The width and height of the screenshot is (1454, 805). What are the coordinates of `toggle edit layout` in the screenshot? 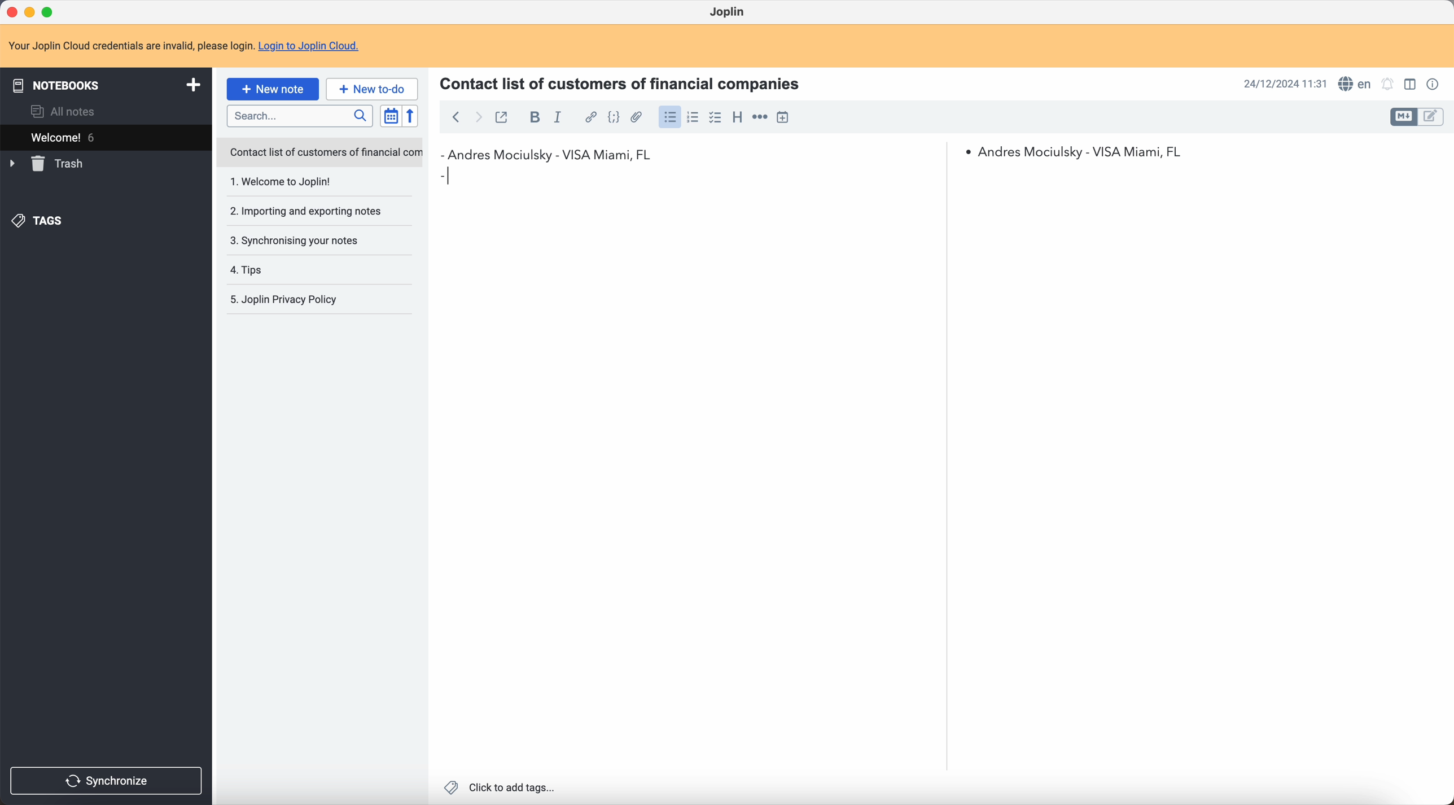 It's located at (1431, 117).